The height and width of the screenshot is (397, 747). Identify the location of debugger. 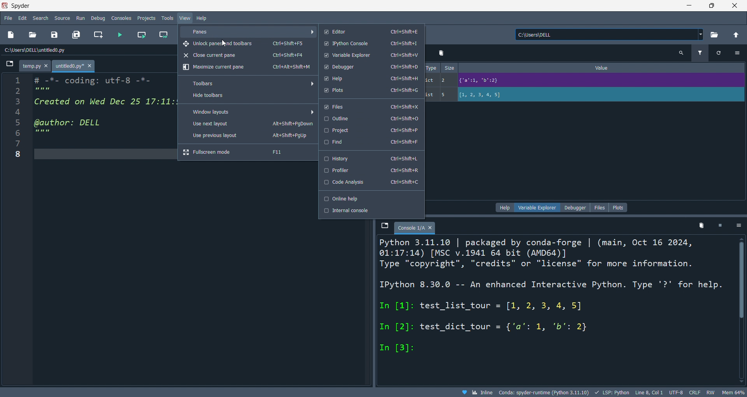
(370, 67).